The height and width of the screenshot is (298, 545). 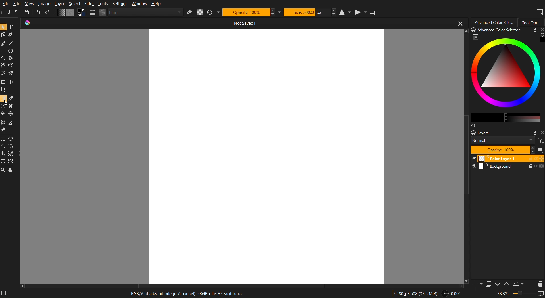 What do you see at coordinates (306, 12) in the screenshot?
I see `Size` at bounding box center [306, 12].